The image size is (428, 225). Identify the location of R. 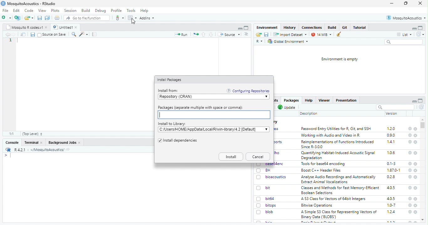
(259, 42).